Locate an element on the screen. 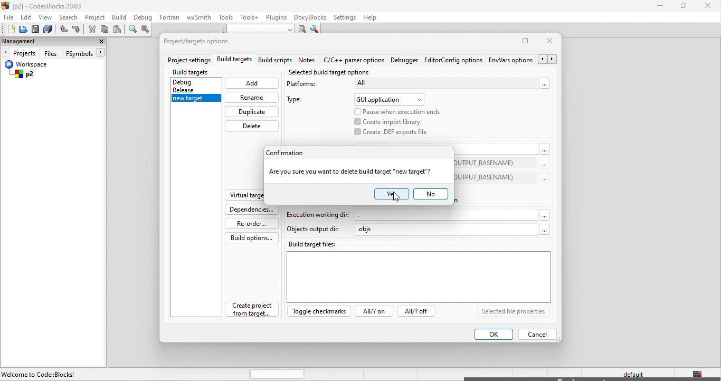  build target files is located at coordinates (420, 271).